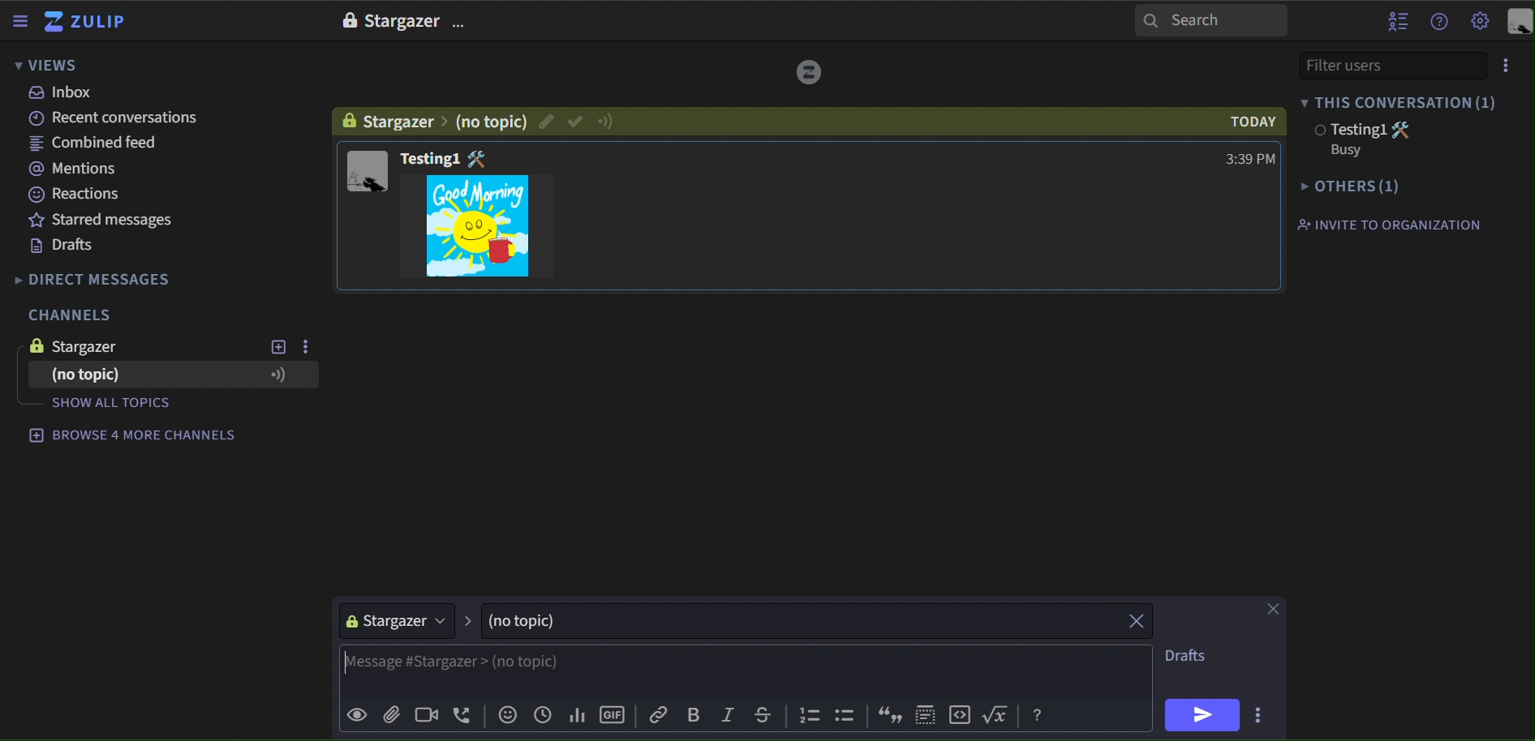  Describe the element at coordinates (811, 717) in the screenshot. I see `listing` at that location.